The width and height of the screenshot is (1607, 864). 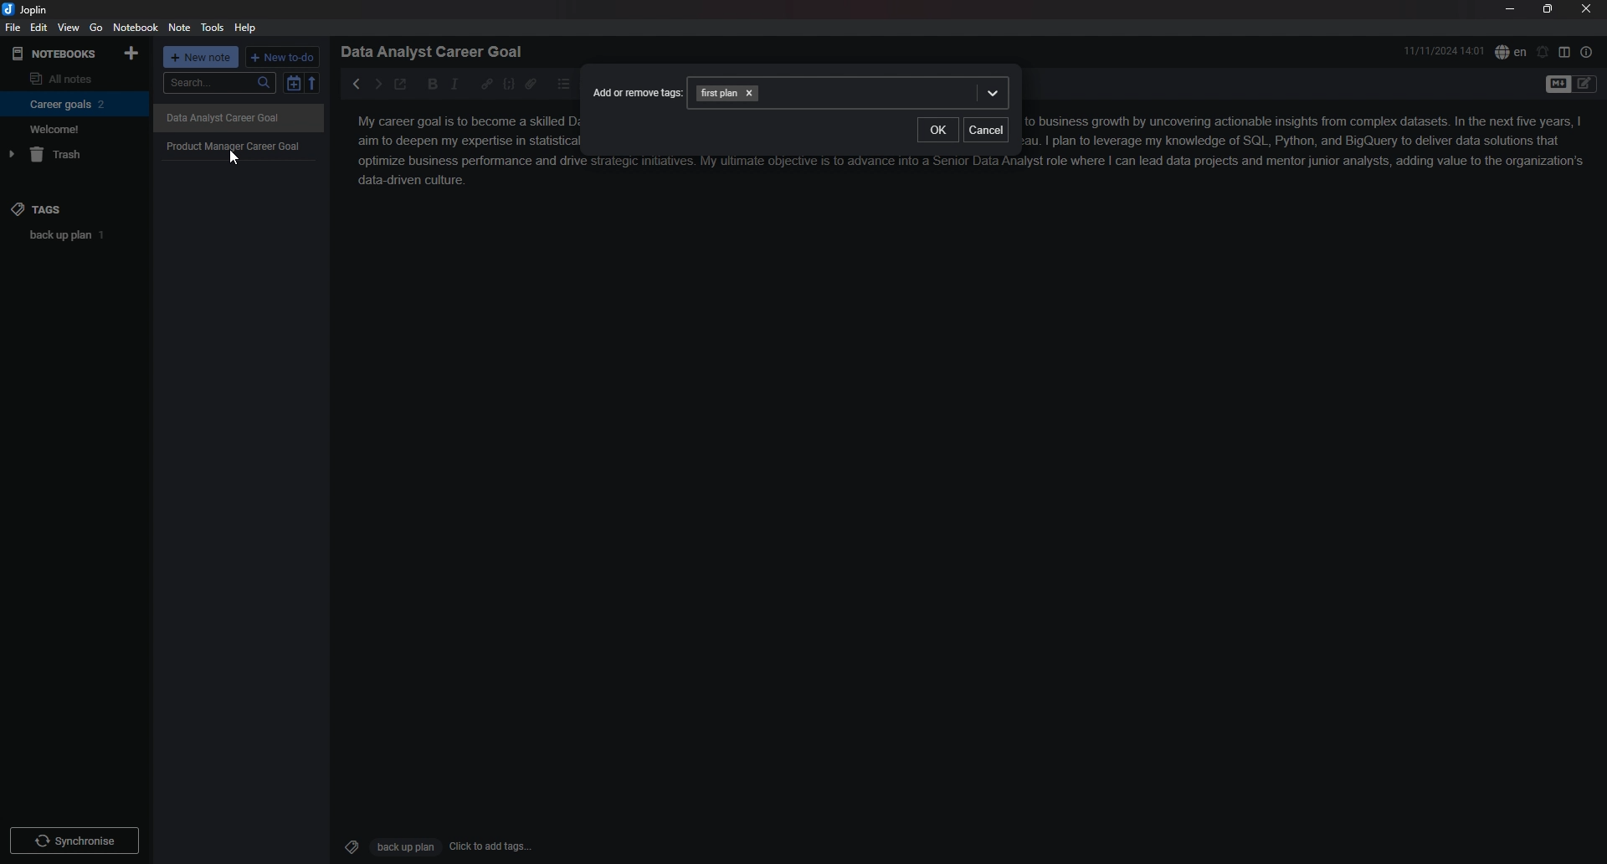 What do you see at coordinates (404, 847) in the screenshot?
I see `Back up plan` at bounding box center [404, 847].